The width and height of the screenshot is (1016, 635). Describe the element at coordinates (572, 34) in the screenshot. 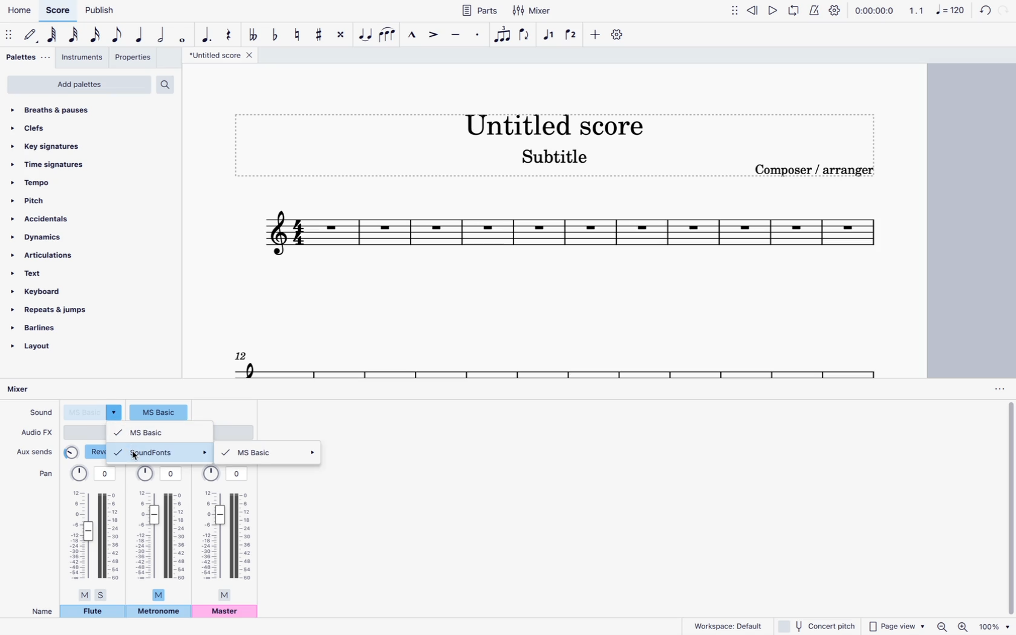

I see `voice 2` at that location.